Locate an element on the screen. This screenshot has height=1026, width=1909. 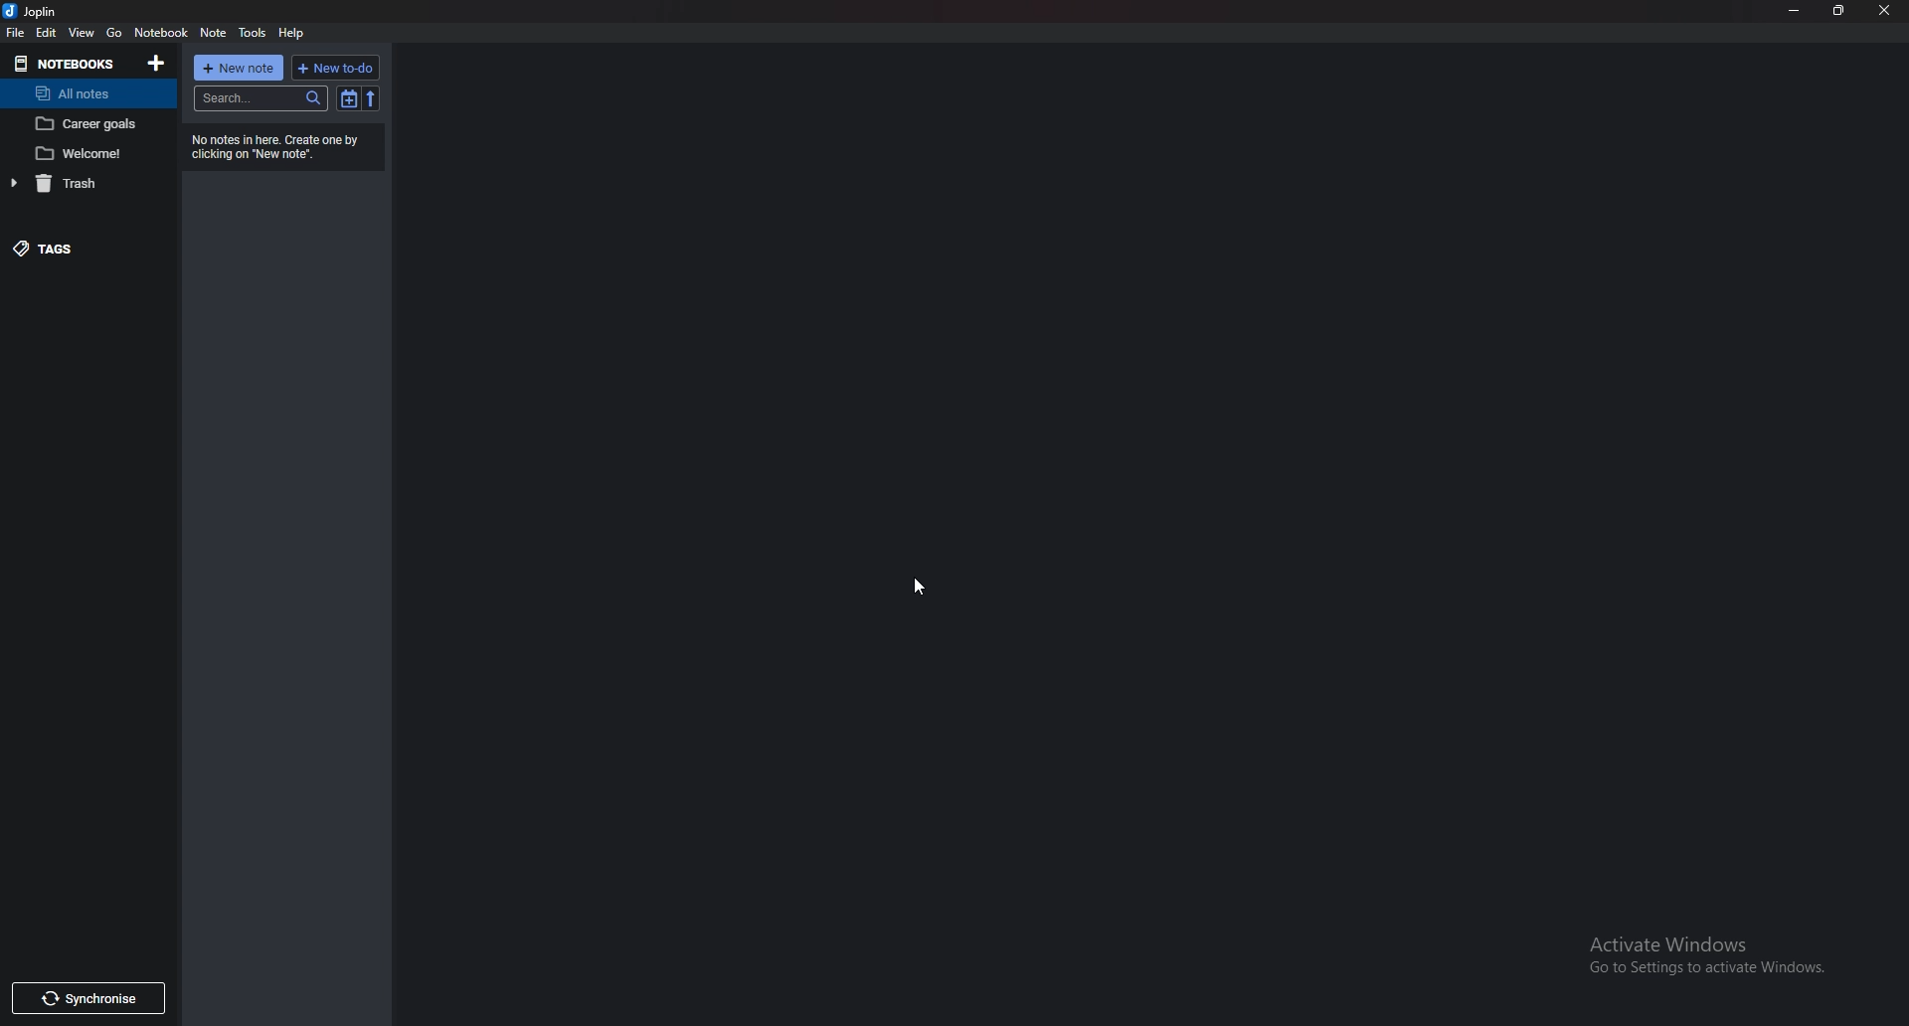
help is located at coordinates (292, 34).